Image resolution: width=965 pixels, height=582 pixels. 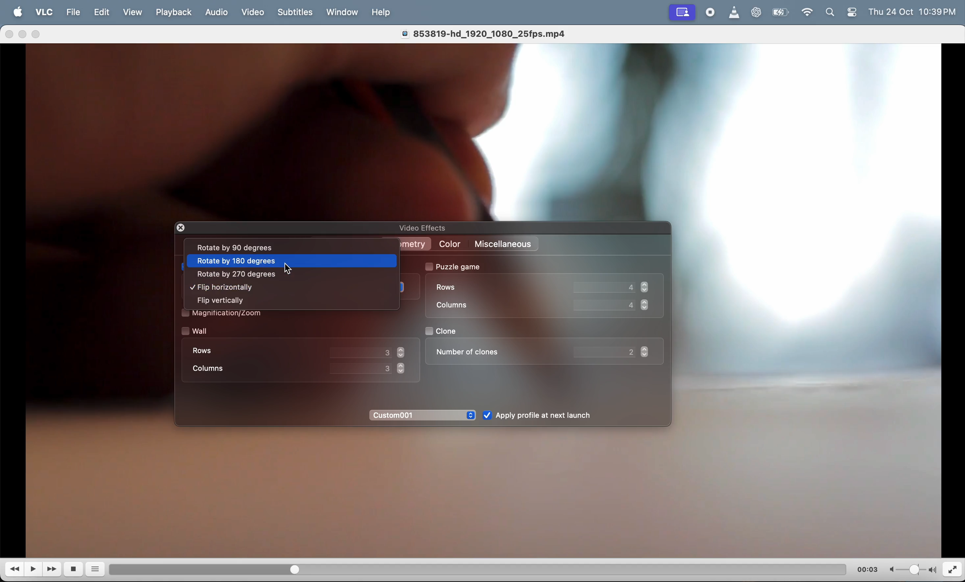 What do you see at coordinates (545, 417) in the screenshot?
I see `Apply after launch` at bounding box center [545, 417].